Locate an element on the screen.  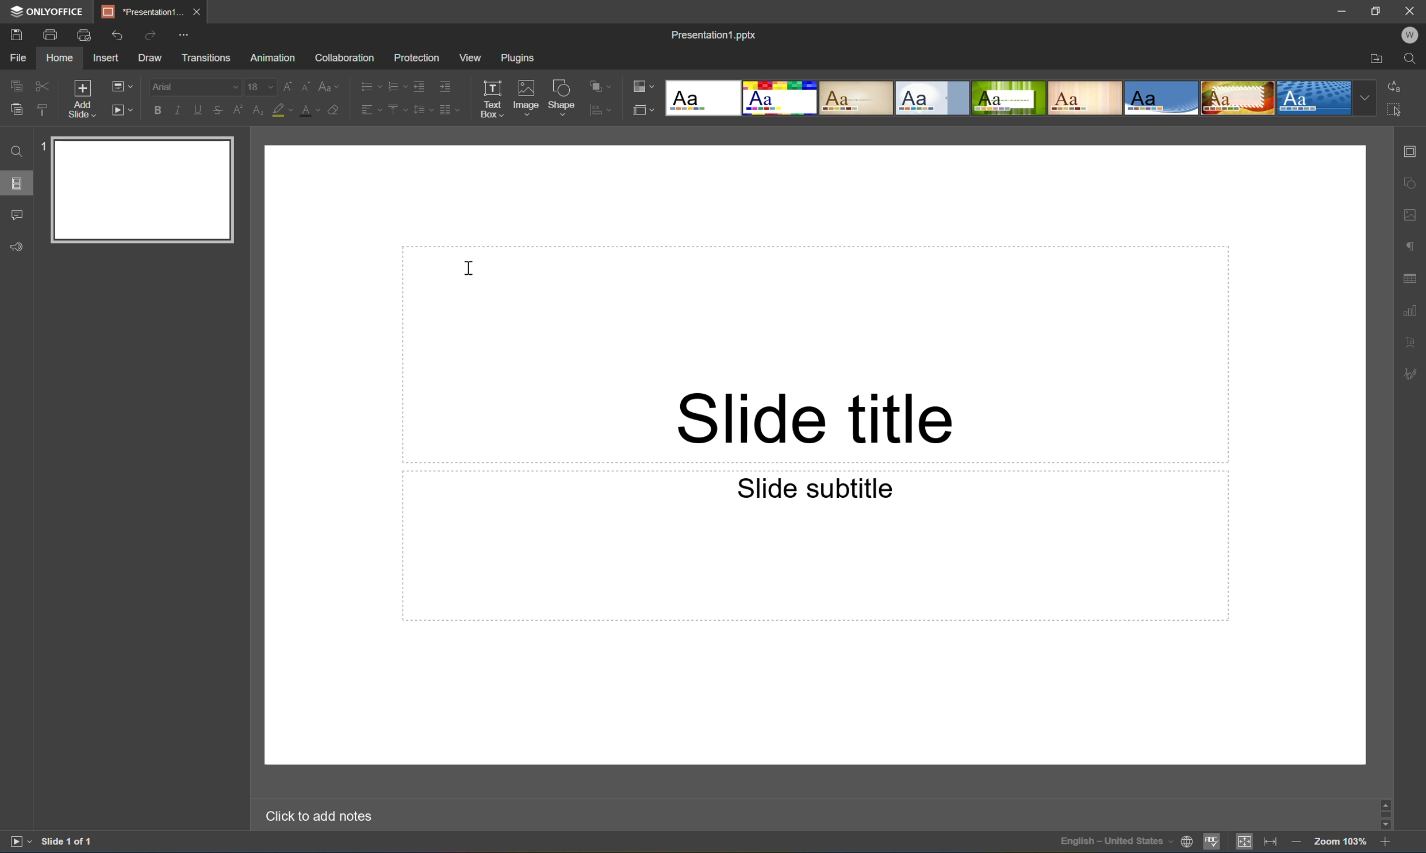
Change slide size is located at coordinates (642, 109).